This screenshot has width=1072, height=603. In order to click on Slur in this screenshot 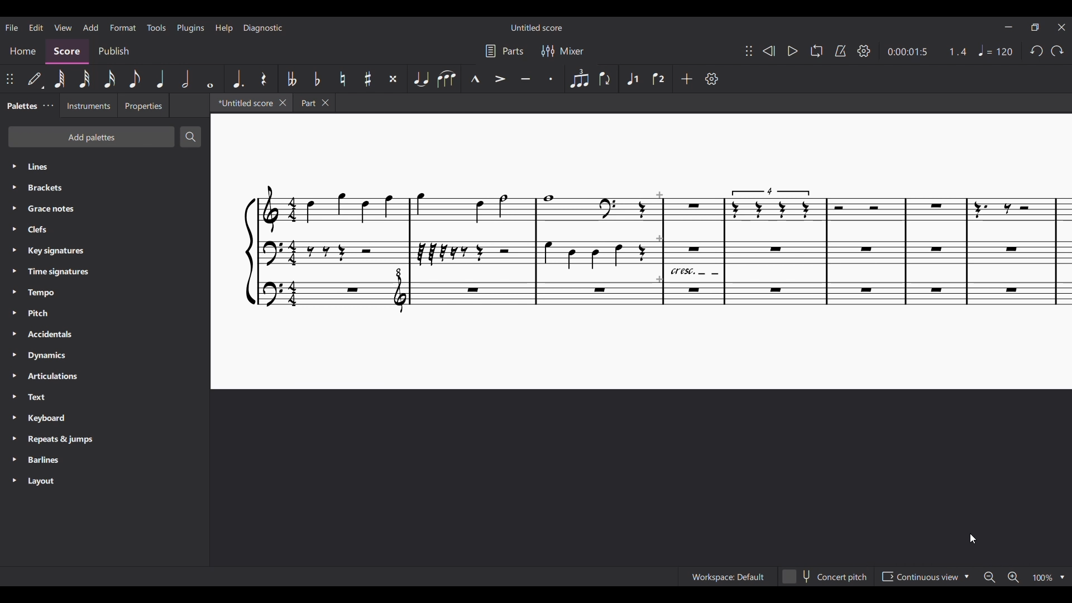, I will do `click(446, 79)`.